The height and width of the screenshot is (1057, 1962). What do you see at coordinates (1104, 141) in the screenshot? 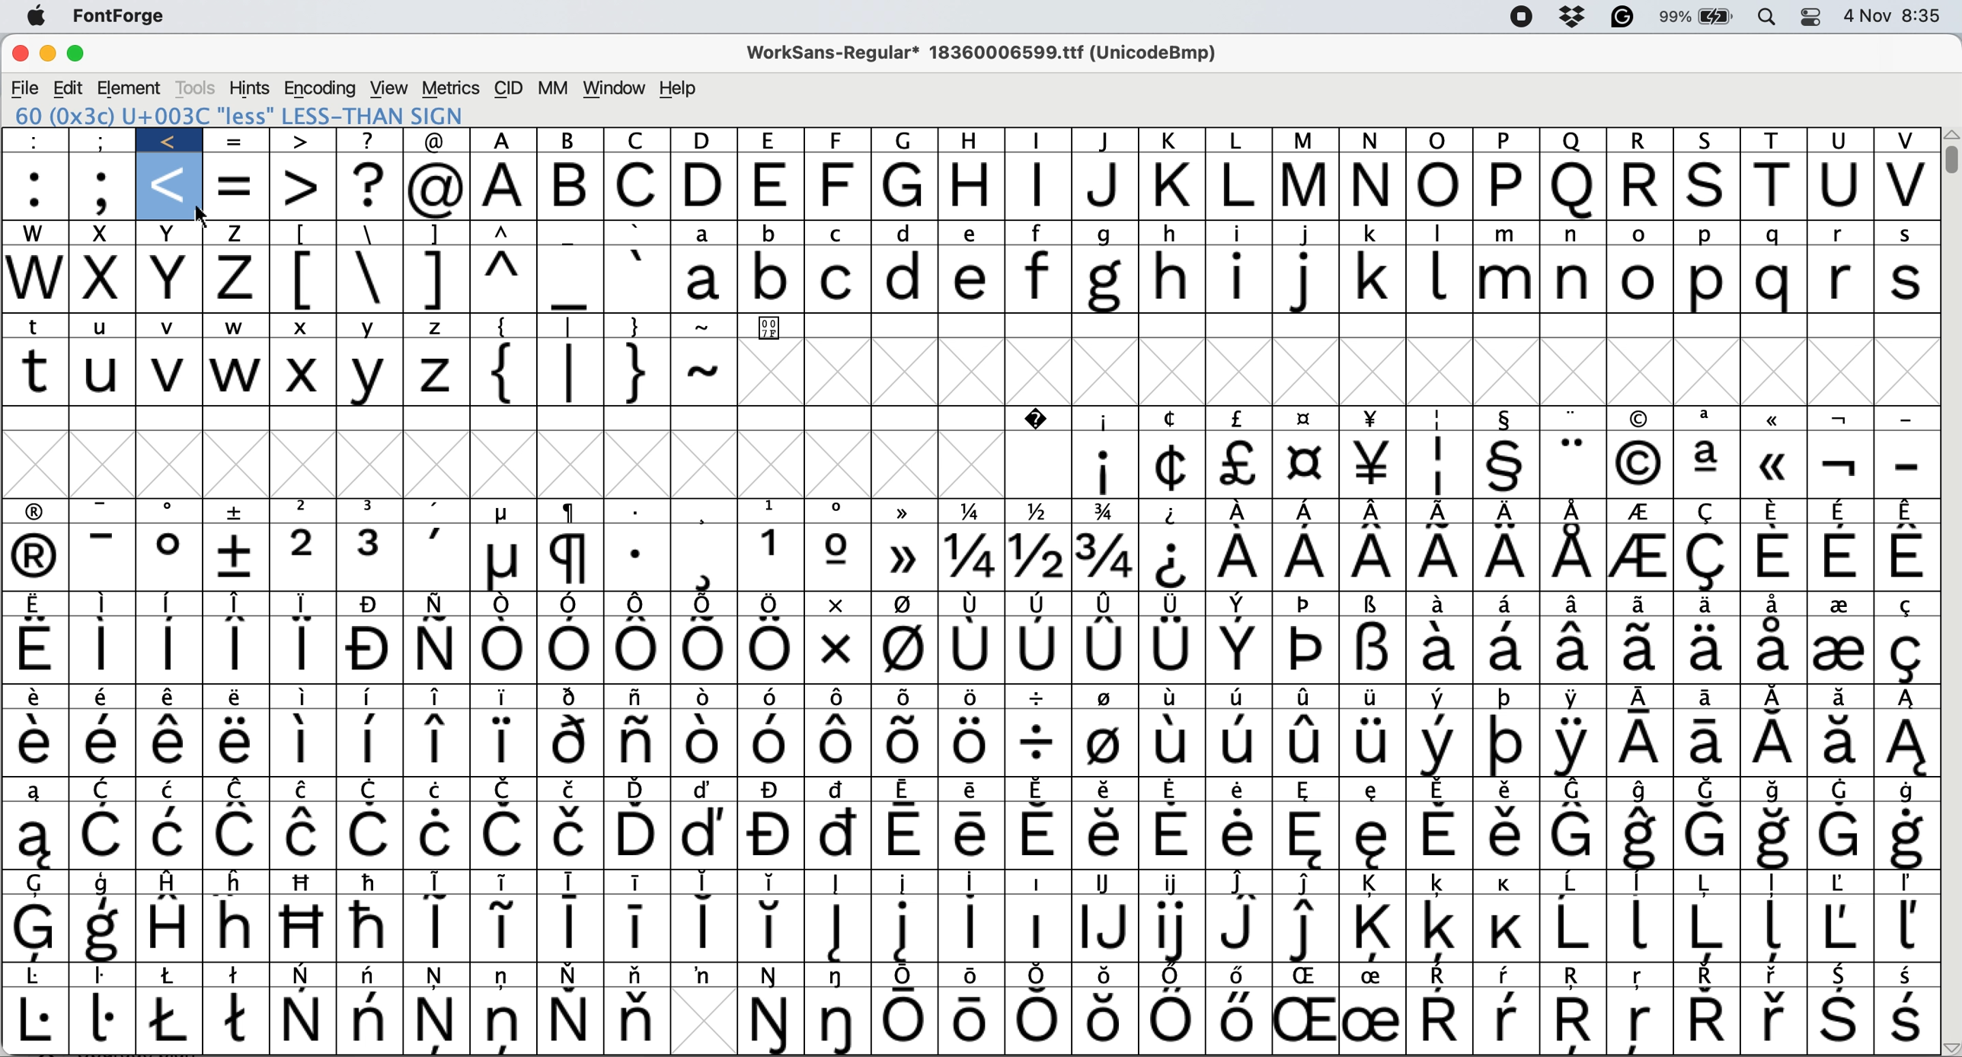
I see `j` at bounding box center [1104, 141].